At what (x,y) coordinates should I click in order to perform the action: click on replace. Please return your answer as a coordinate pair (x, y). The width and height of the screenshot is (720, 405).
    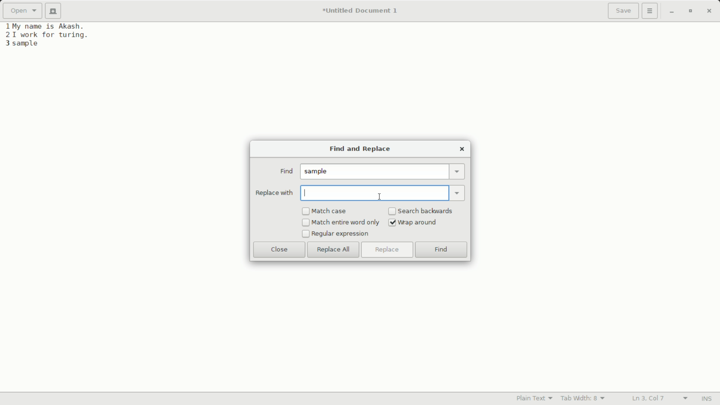
    Looking at the image, I should click on (386, 250).